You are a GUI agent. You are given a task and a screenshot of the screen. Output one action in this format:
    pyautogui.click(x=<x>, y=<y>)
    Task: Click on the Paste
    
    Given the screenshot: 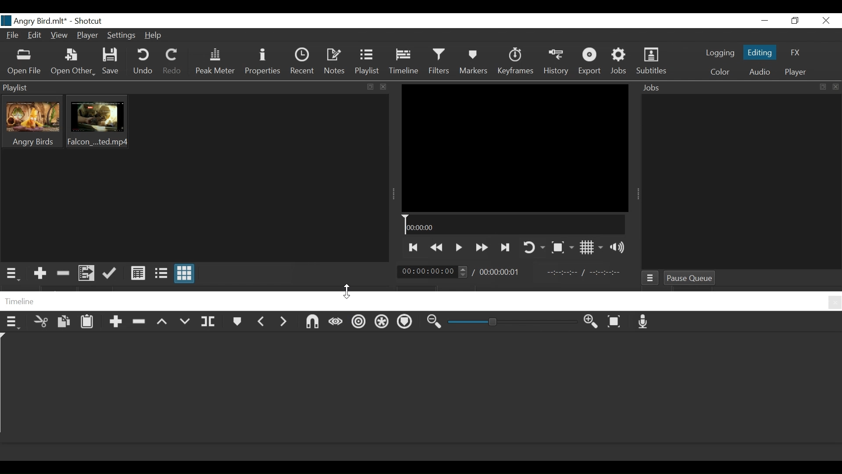 What is the action you would take?
    pyautogui.click(x=88, y=323)
    